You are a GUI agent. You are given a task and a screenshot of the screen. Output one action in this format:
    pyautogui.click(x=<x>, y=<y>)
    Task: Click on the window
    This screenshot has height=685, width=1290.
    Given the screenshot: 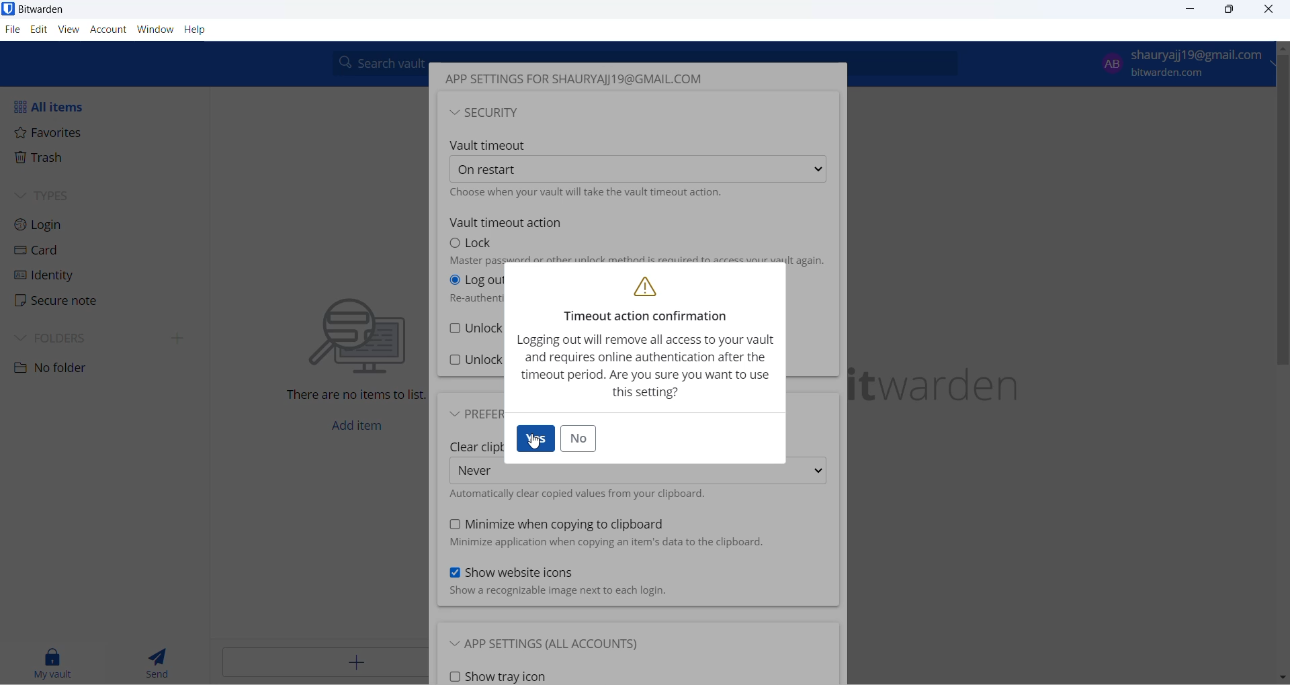 What is the action you would take?
    pyautogui.click(x=154, y=30)
    